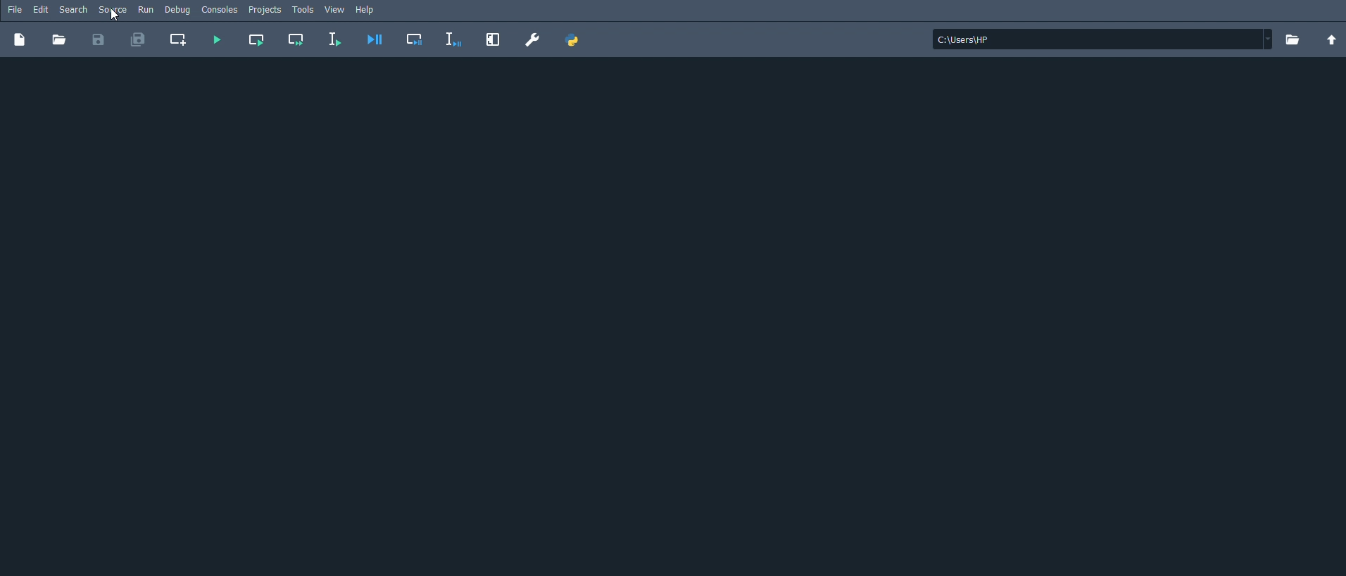 The height and width of the screenshot is (576, 1346). Describe the element at coordinates (334, 41) in the screenshot. I see `Run selection or current line` at that location.